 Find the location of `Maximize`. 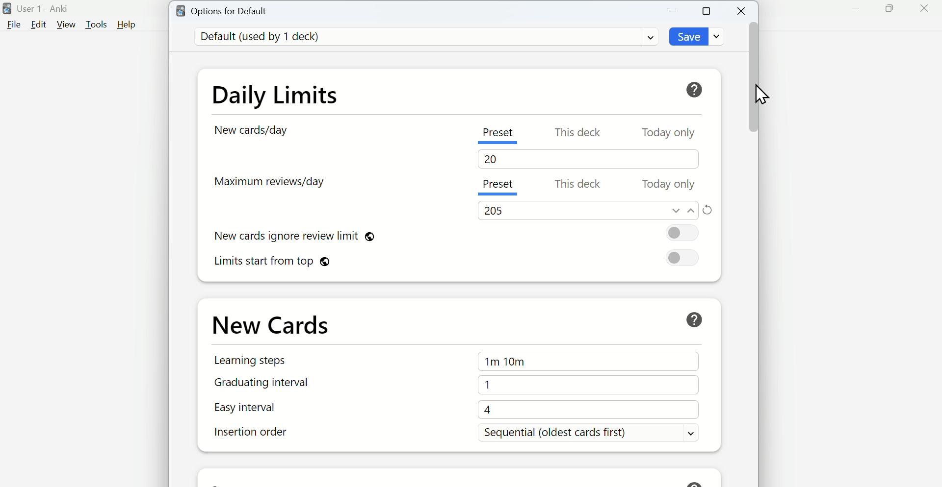

Maximize is located at coordinates (707, 10).